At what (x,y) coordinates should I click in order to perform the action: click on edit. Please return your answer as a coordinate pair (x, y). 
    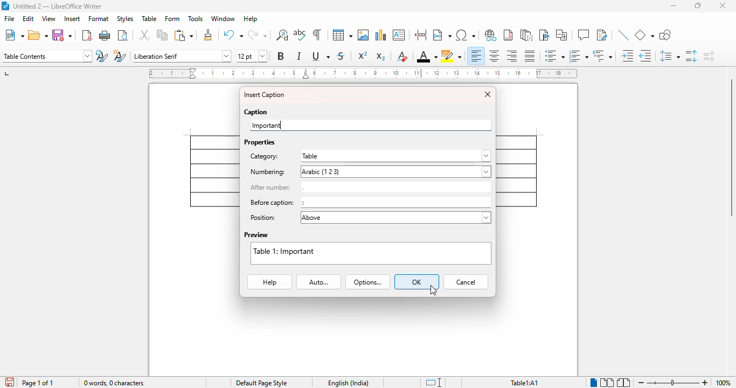
    Looking at the image, I should click on (29, 18).